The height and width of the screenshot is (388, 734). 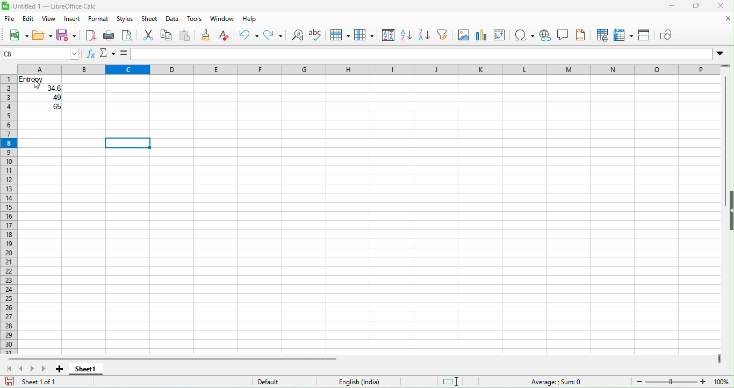 I want to click on sort, so click(x=386, y=35).